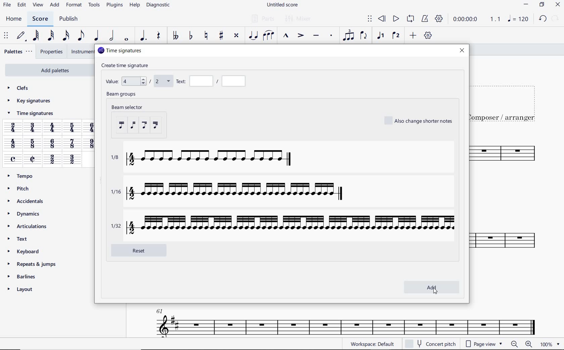  Describe the element at coordinates (483, 344) in the screenshot. I see `page view` at that location.